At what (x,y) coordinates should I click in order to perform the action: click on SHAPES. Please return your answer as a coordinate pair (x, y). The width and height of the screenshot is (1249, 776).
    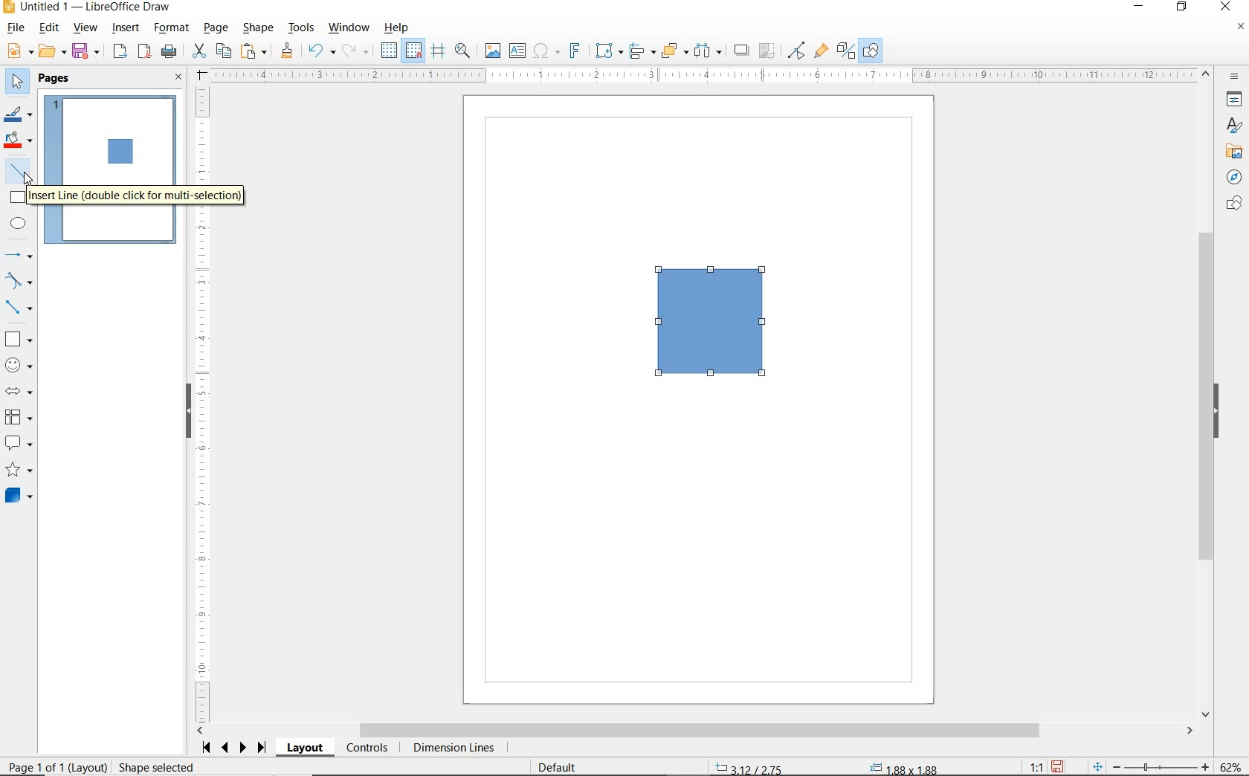
    Looking at the image, I should click on (1232, 204).